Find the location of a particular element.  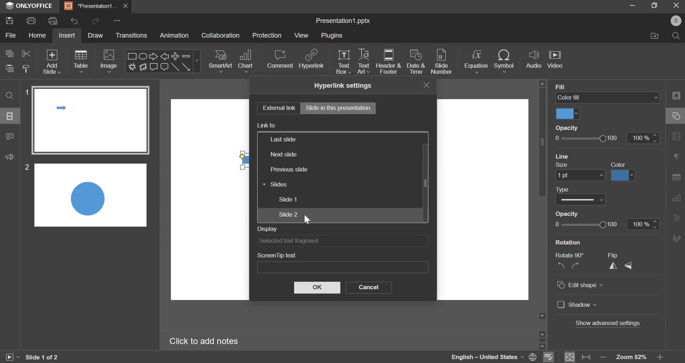

select fill color is located at coordinates (568, 113).